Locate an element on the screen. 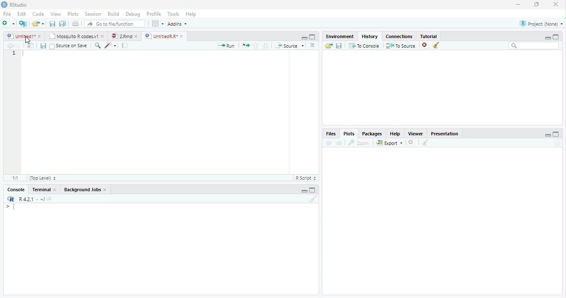  Untitled is located at coordinates (24, 36).